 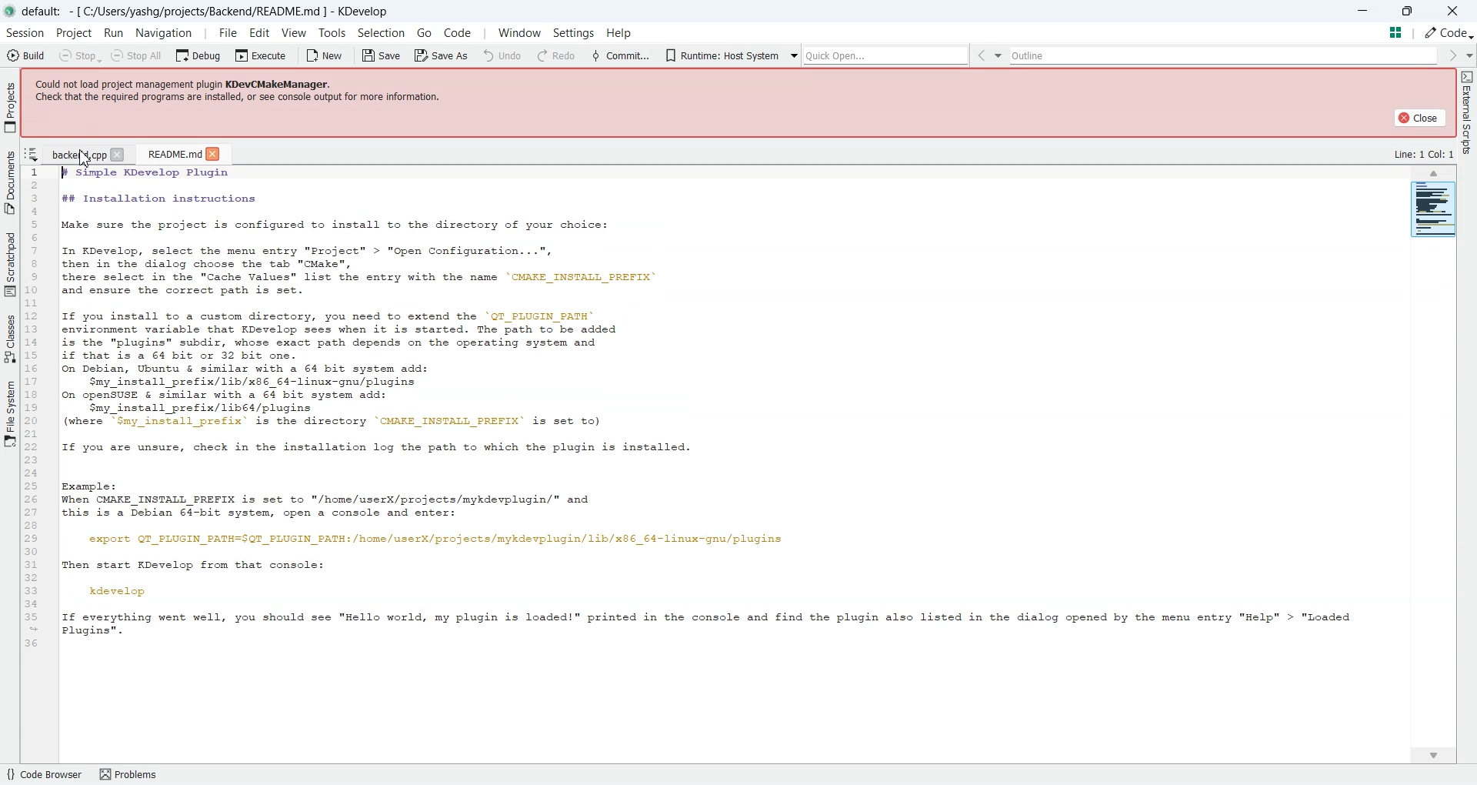 I want to click on Outline, so click(x=1015, y=55).